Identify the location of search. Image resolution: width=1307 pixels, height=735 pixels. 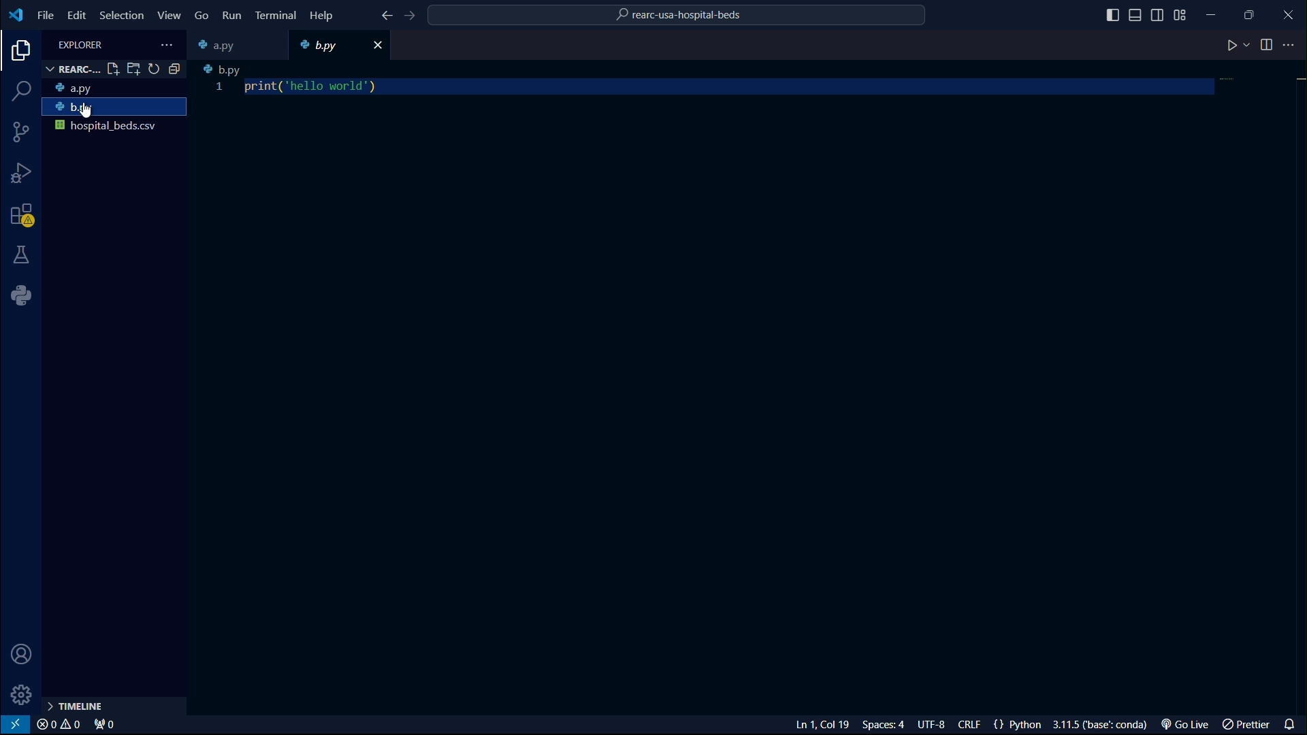
(22, 93).